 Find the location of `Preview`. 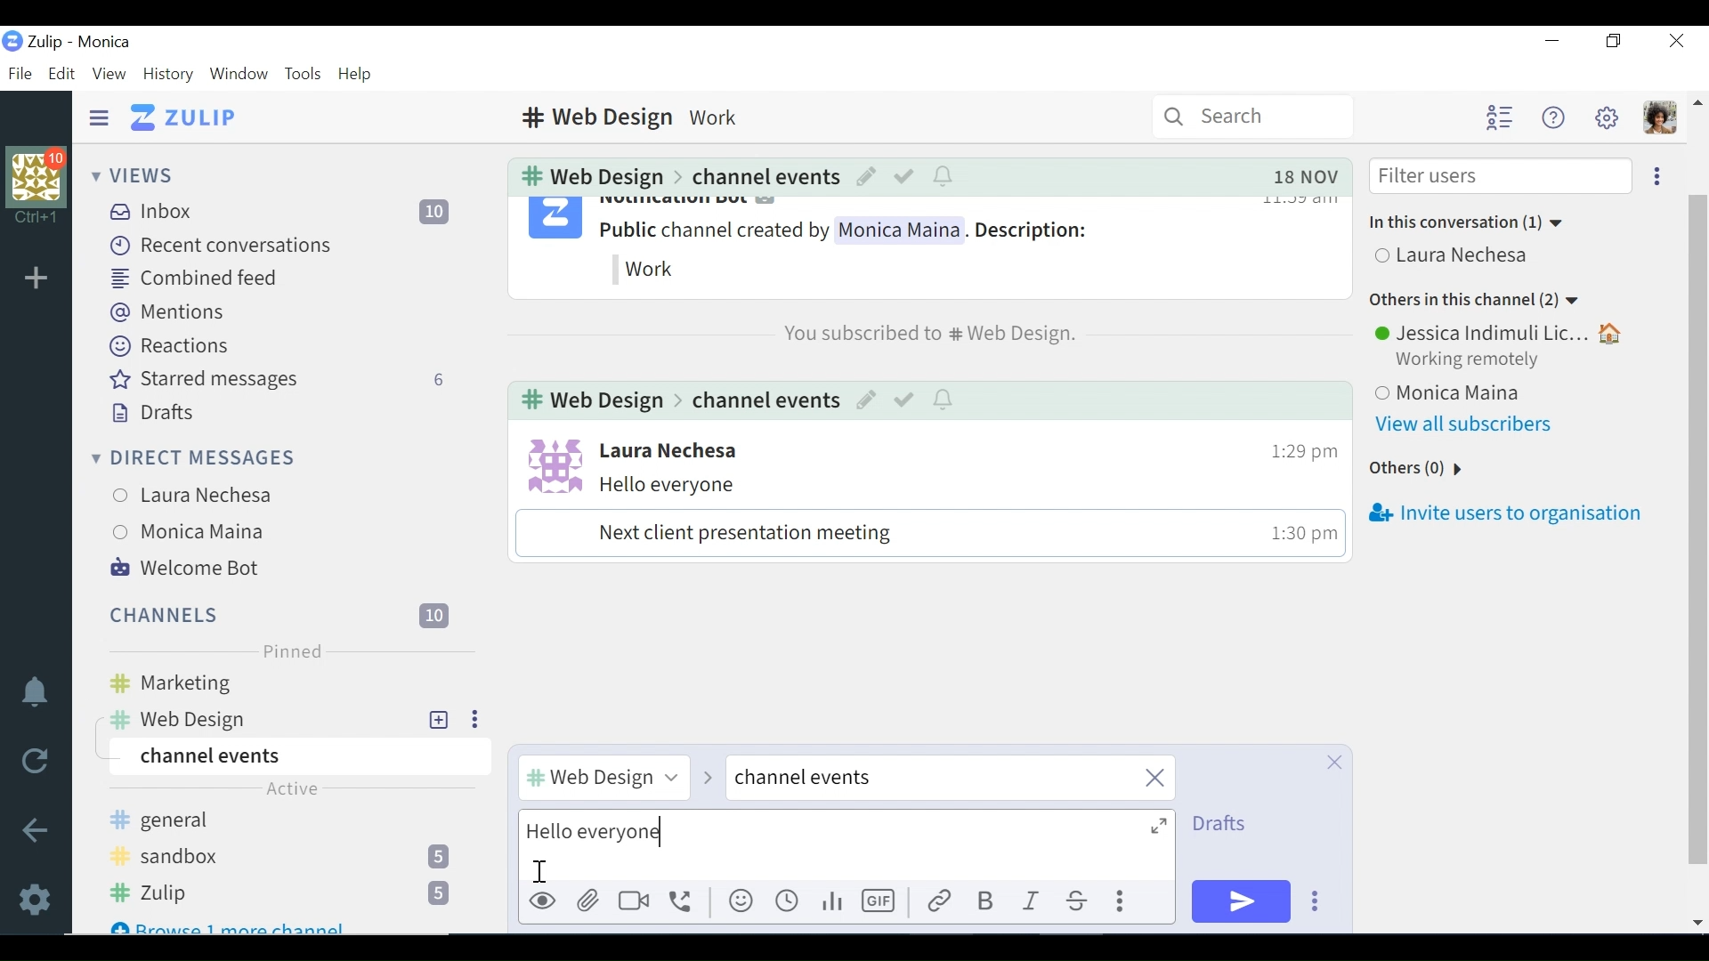

Preview is located at coordinates (543, 902).